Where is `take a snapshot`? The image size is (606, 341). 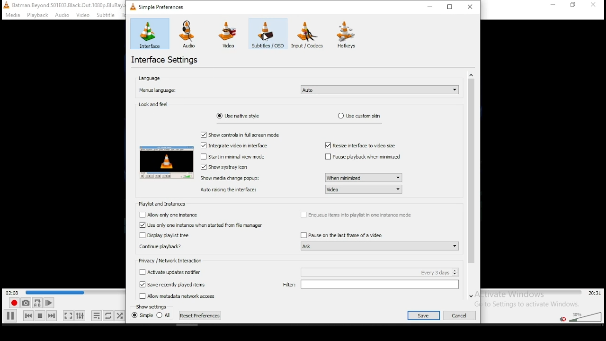
take a snapshot is located at coordinates (25, 303).